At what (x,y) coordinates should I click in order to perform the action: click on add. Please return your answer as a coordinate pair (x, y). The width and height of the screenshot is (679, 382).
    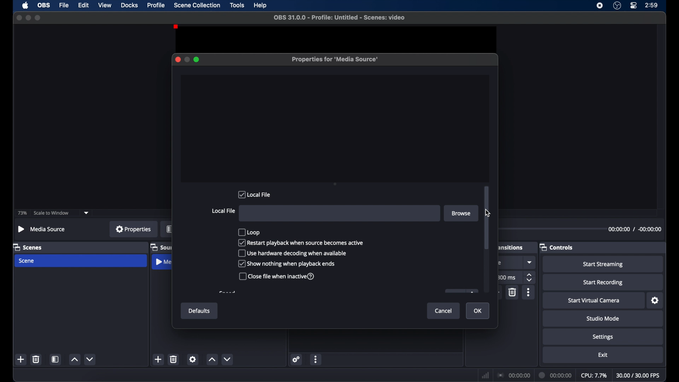
    Looking at the image, I should click on (21, 359).